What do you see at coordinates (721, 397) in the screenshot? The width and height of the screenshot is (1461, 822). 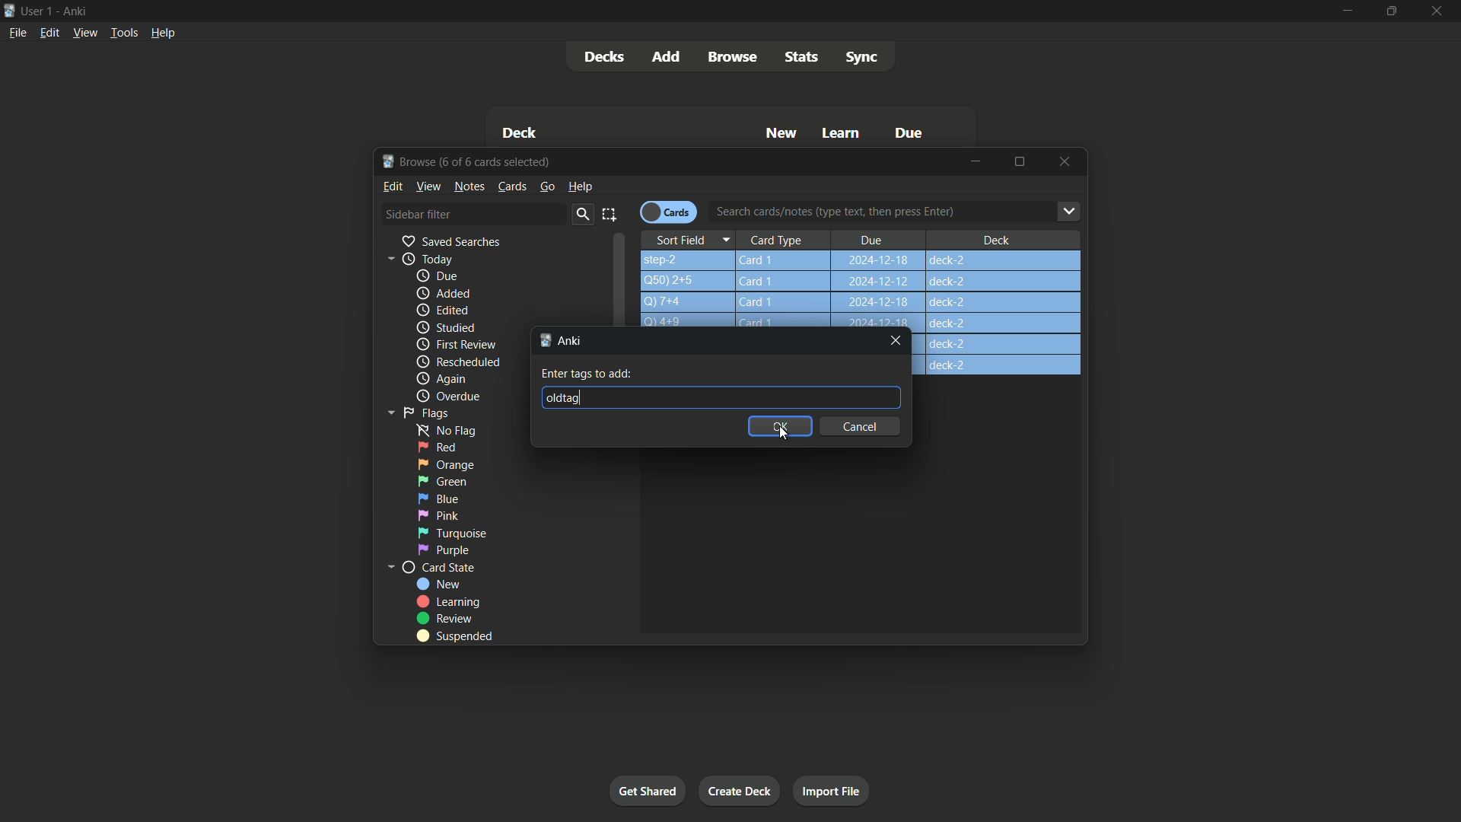 I see `Oldtag` at bounding box center [721, 397].